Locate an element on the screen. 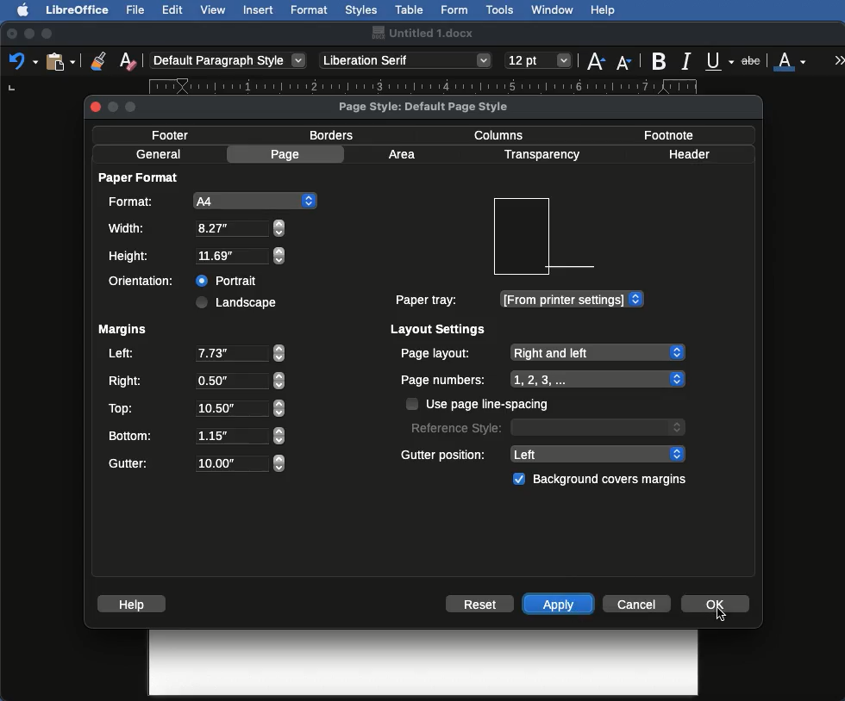 The width and height of the screenshot is (845, 701). left tab is located at coordinates (9, 90).